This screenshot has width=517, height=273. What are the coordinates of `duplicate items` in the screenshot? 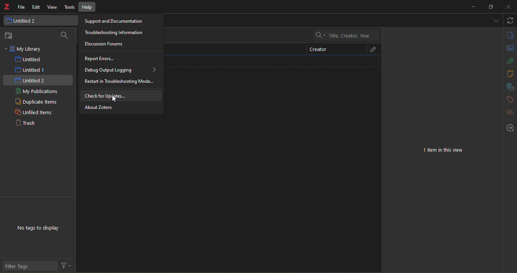 It's located at (36, 102).